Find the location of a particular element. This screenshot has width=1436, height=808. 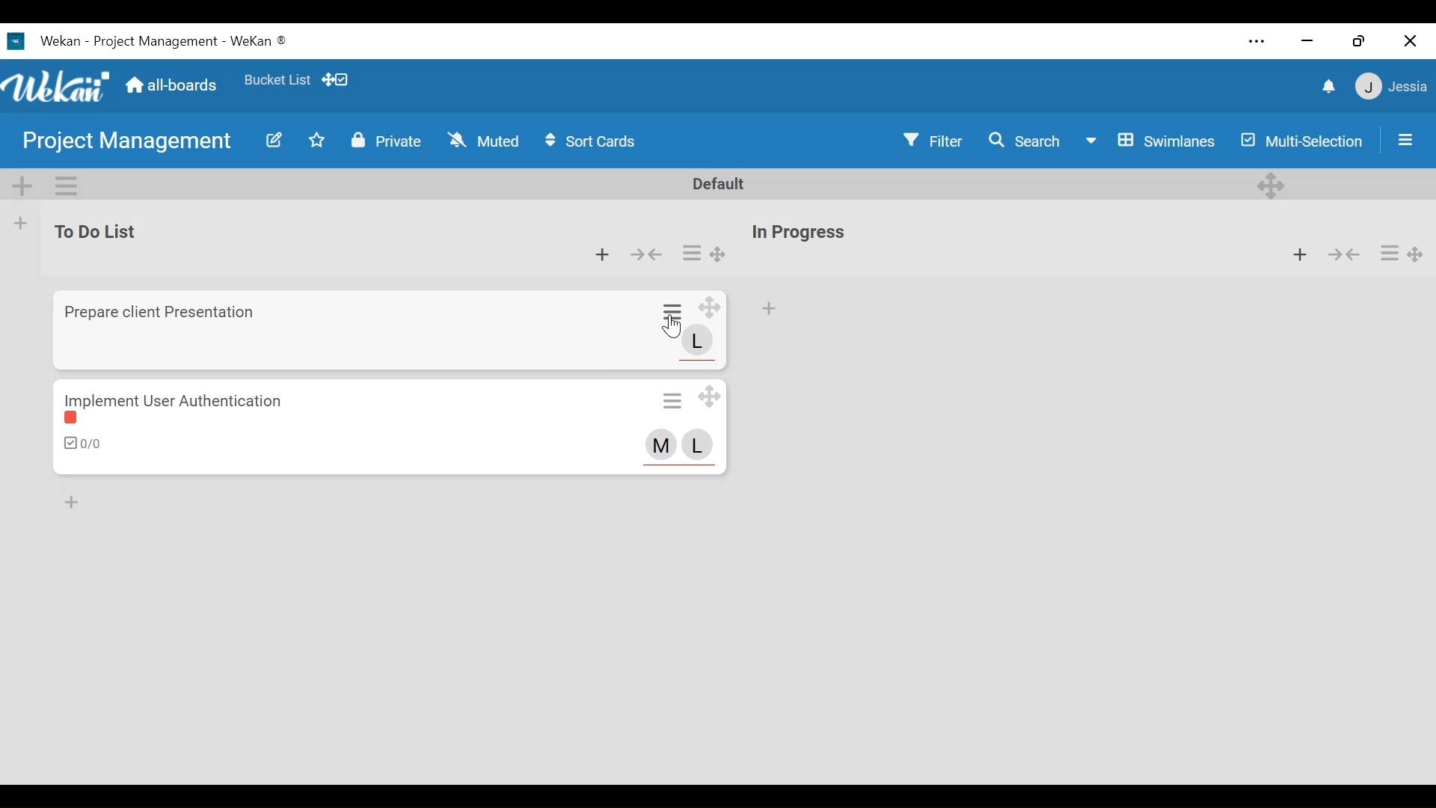

Search is located at coordinates (1024, 140).